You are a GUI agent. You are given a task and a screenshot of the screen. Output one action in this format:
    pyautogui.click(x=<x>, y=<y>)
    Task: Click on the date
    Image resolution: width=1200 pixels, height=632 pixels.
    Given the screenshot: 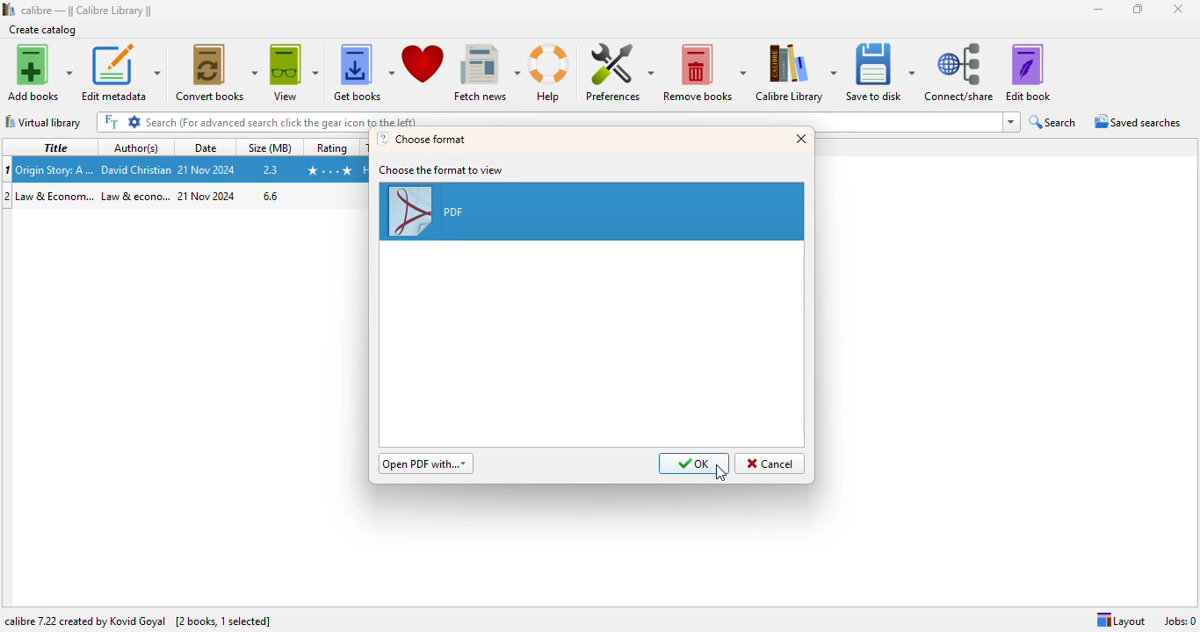 What is the action you would take?
    pyautogui.click(x=208, y=196)
    